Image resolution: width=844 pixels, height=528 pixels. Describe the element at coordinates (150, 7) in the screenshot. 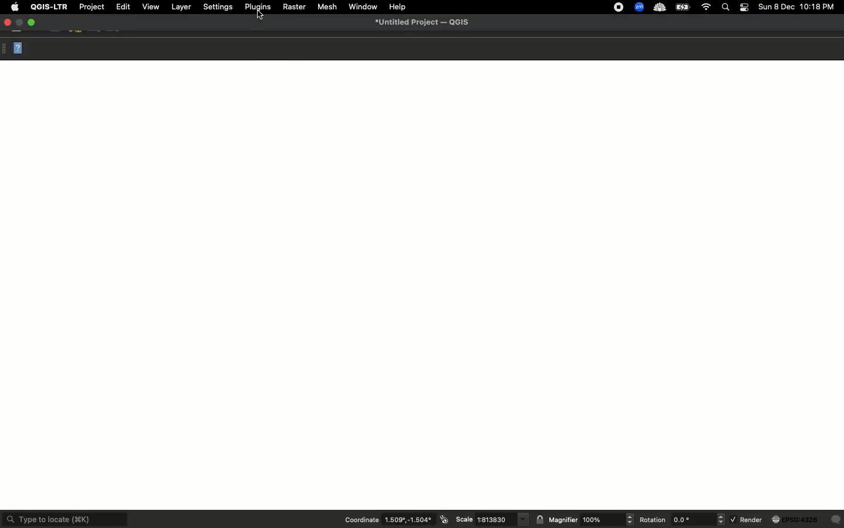

I see `View` at that location.